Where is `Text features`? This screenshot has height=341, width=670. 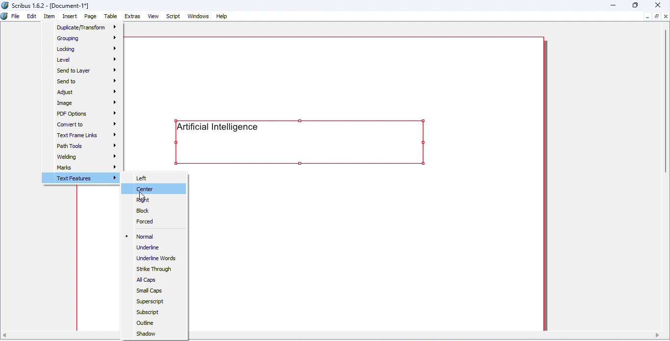
Text features is located at coordinates (81, 178).